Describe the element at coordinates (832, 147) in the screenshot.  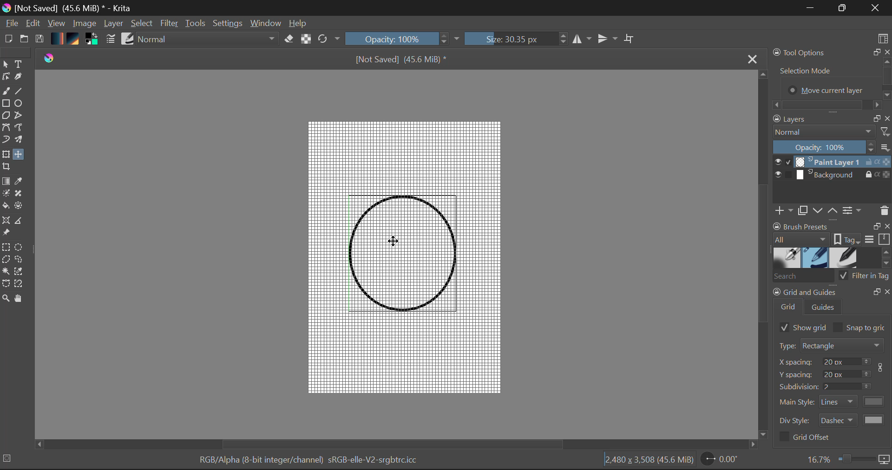
I see `Layer Opacity ` at that location.